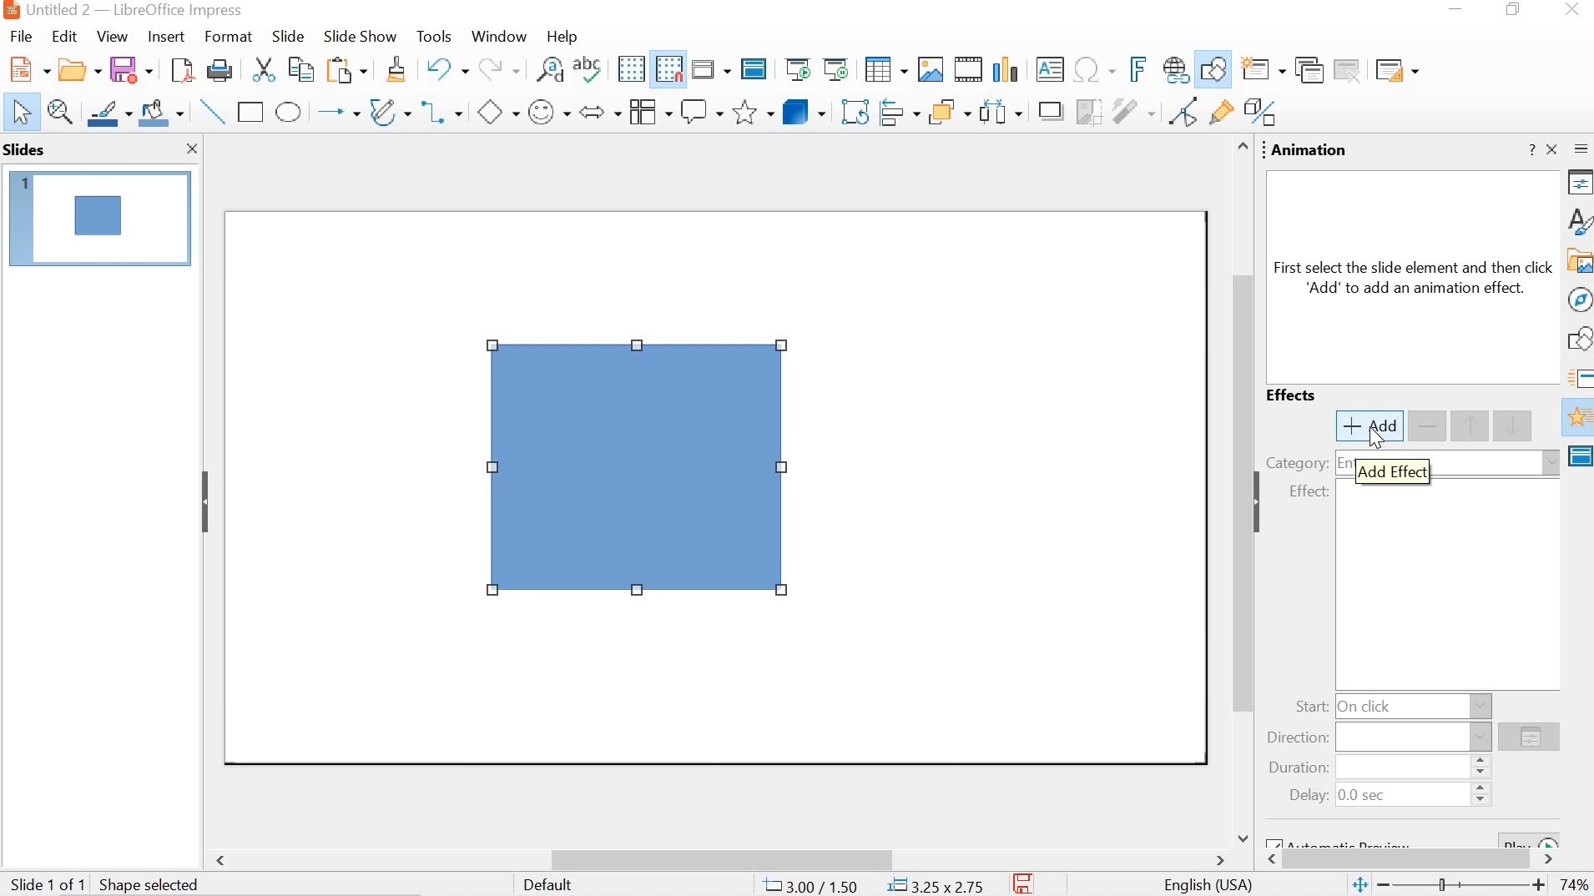  What do you see at coordinates (711, 71) in the screenshot?
I see `display views` at bounding box center [711, 71].